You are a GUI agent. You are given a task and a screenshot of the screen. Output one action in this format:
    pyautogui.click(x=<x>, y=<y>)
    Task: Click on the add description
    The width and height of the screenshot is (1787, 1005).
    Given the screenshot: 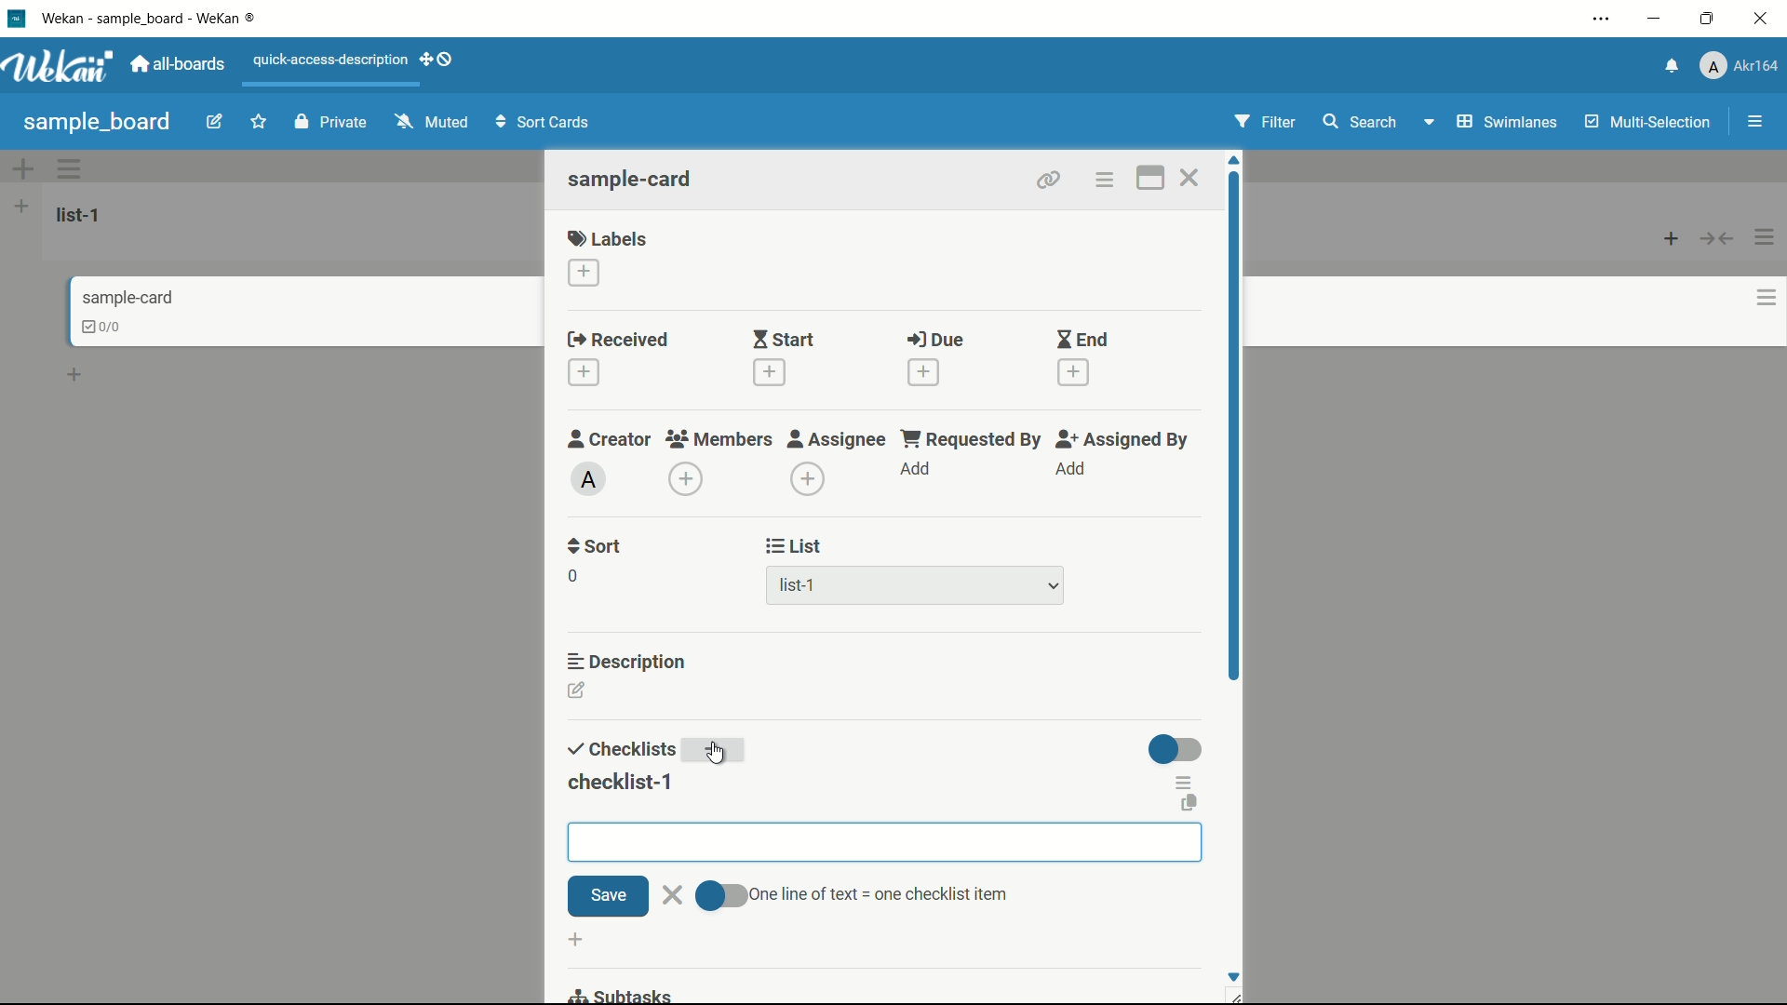 What is the action you would take?
    pyautogui.click(x=578, y=693)
    